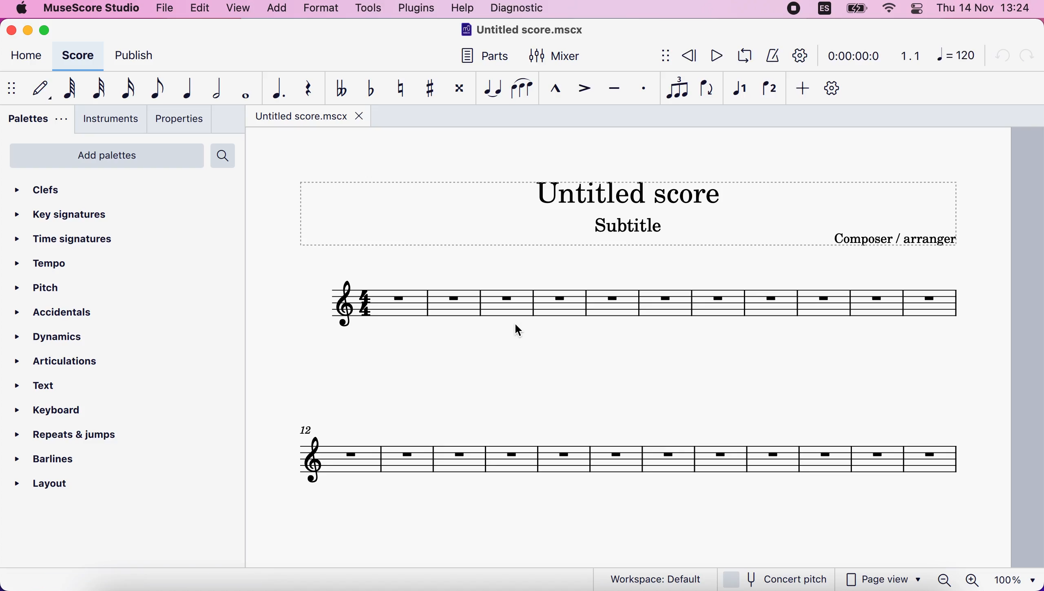 This screenshot has height=591, width=1044. I want to click on zoom in, so click(974, 580).